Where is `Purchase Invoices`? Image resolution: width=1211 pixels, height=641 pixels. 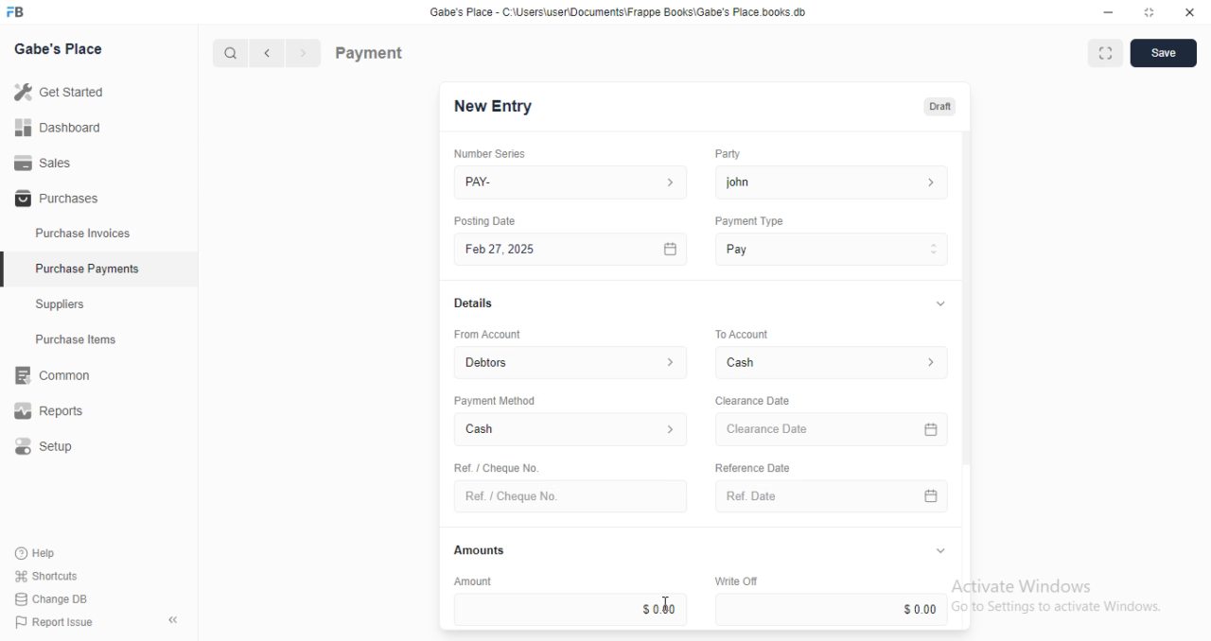
Purchase Invoices is located at coordinates (83, 234).